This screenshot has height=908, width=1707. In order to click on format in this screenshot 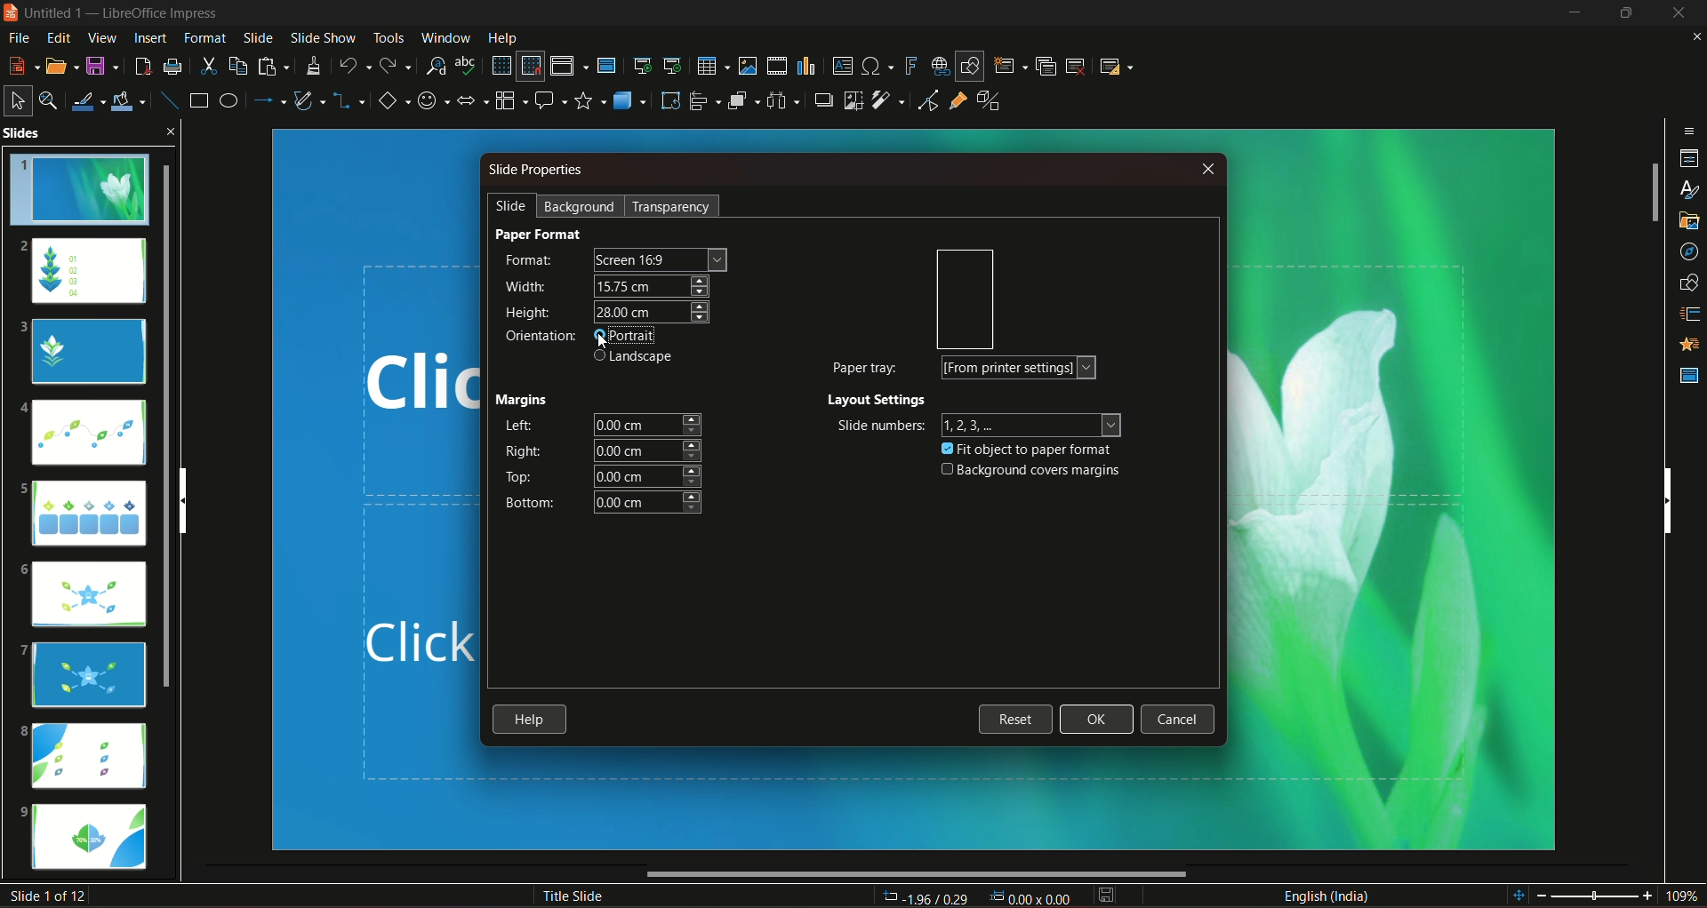, I will do `click(204, 37)`.